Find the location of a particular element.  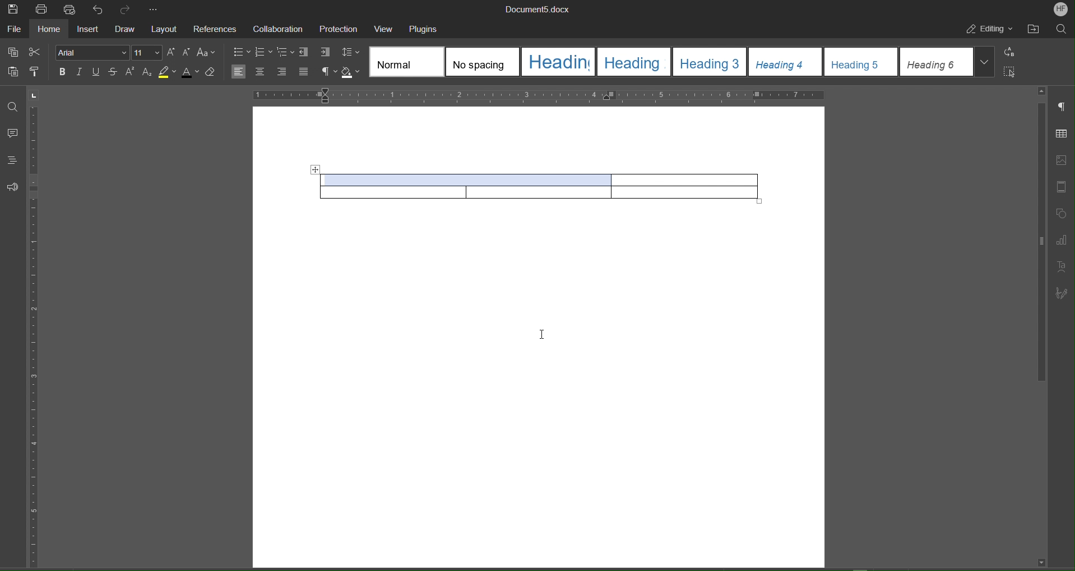

Collaboration is located at coordinates (278, 29).